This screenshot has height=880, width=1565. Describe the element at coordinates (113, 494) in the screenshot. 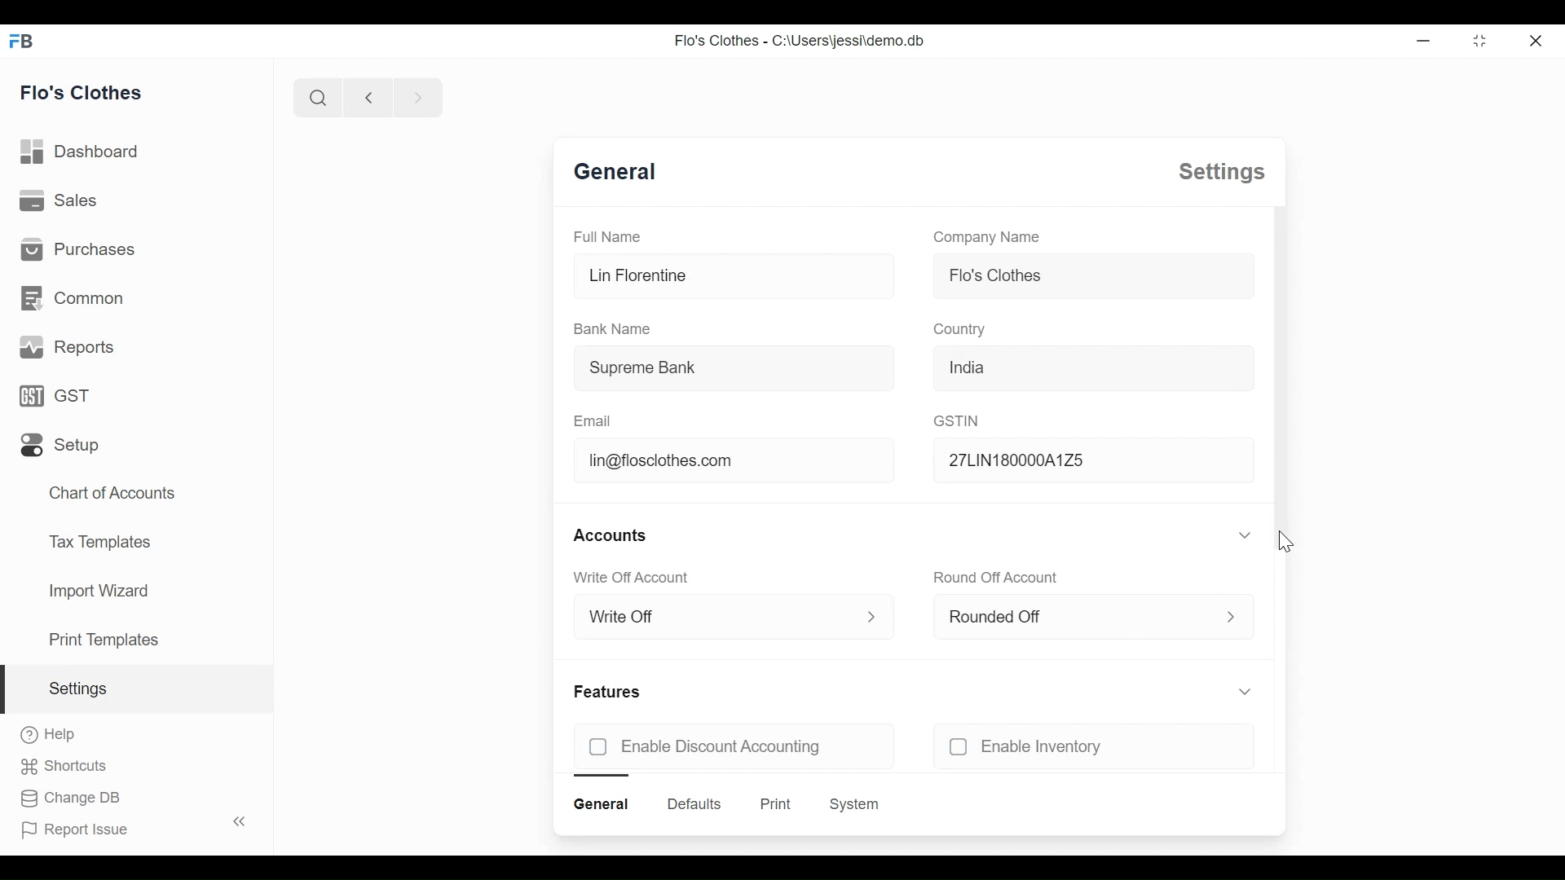

I see `Chart of Accounts` at that location.